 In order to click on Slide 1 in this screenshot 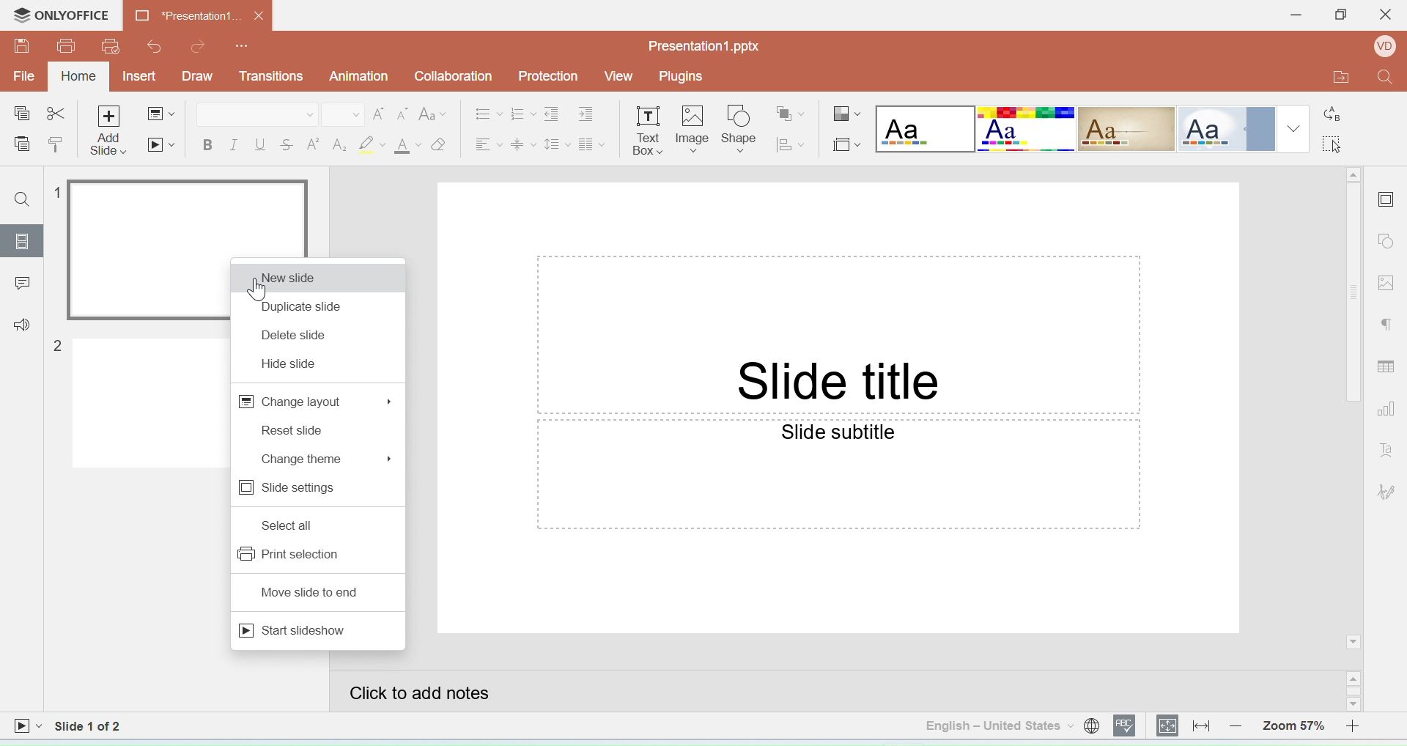, I will do `click(137, 250)`.